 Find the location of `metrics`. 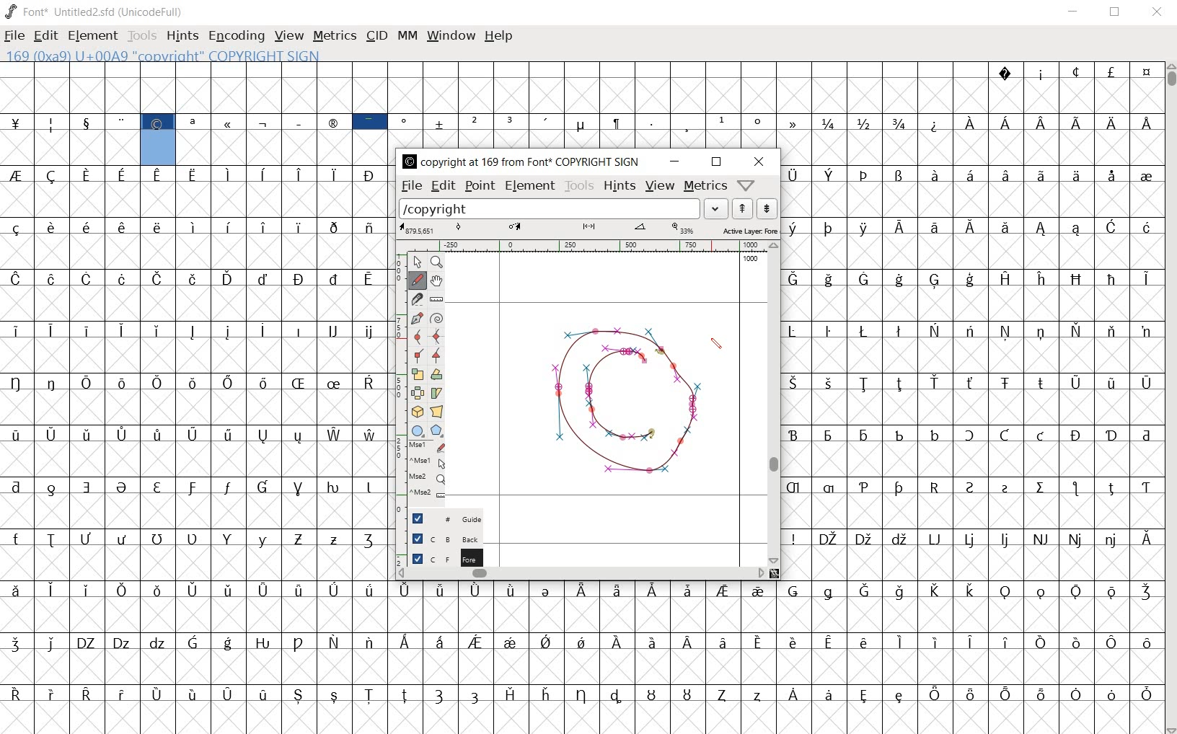

metrics is located at coordinates (704, 185).